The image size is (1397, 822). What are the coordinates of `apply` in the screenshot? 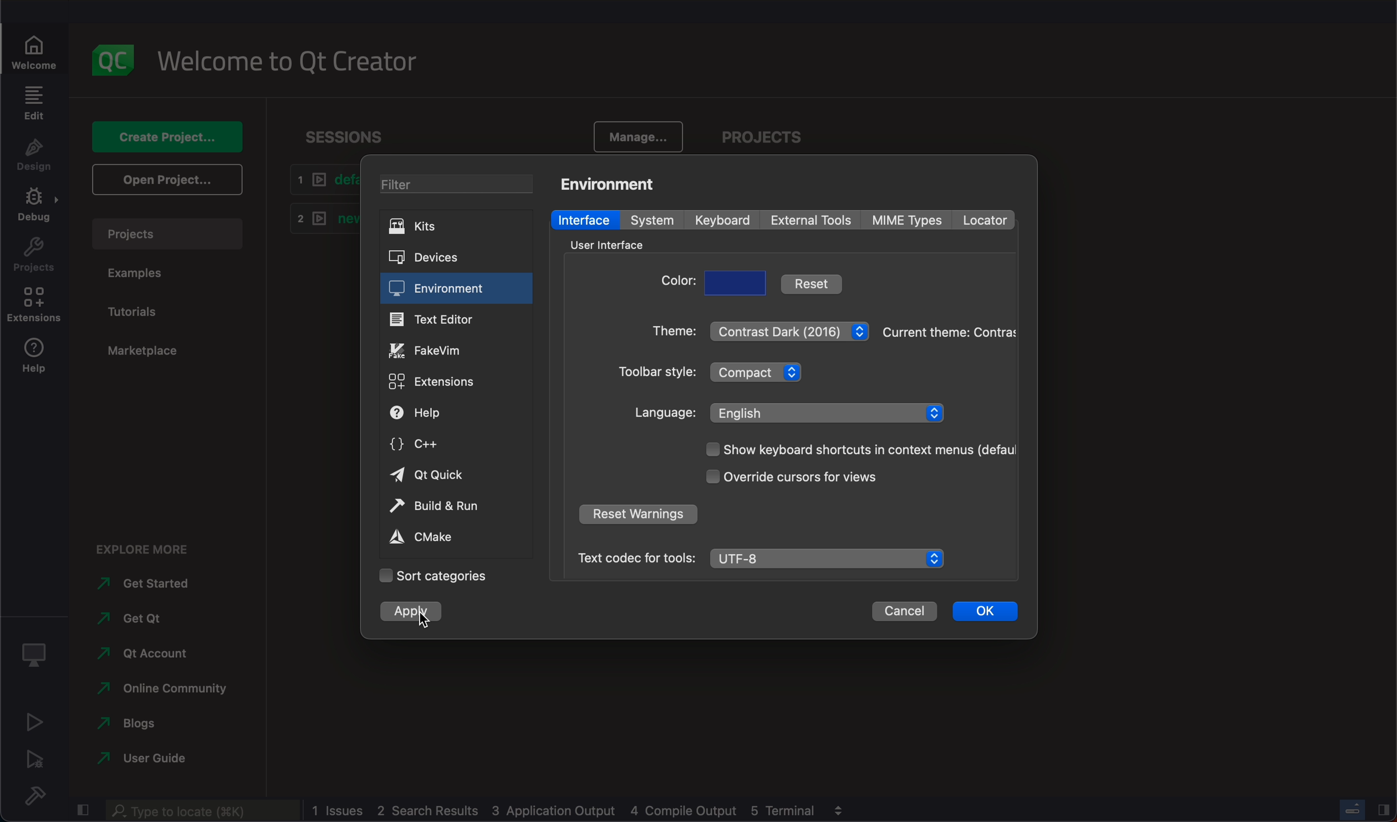 It's located at (413, 610).